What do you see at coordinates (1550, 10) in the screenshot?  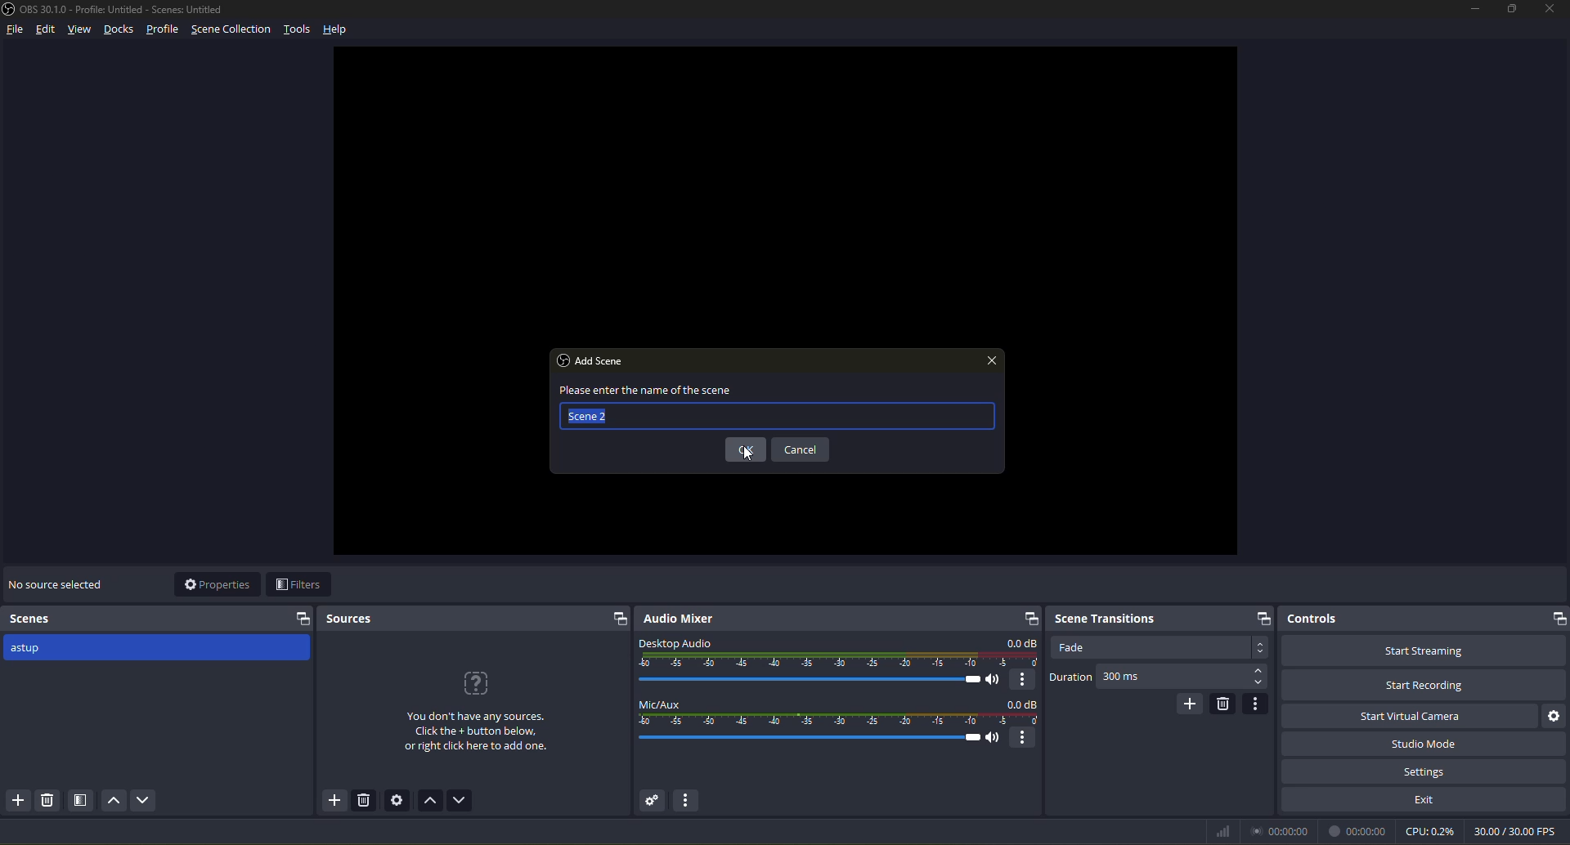 I see `close` at bounding box center [1550, 10].